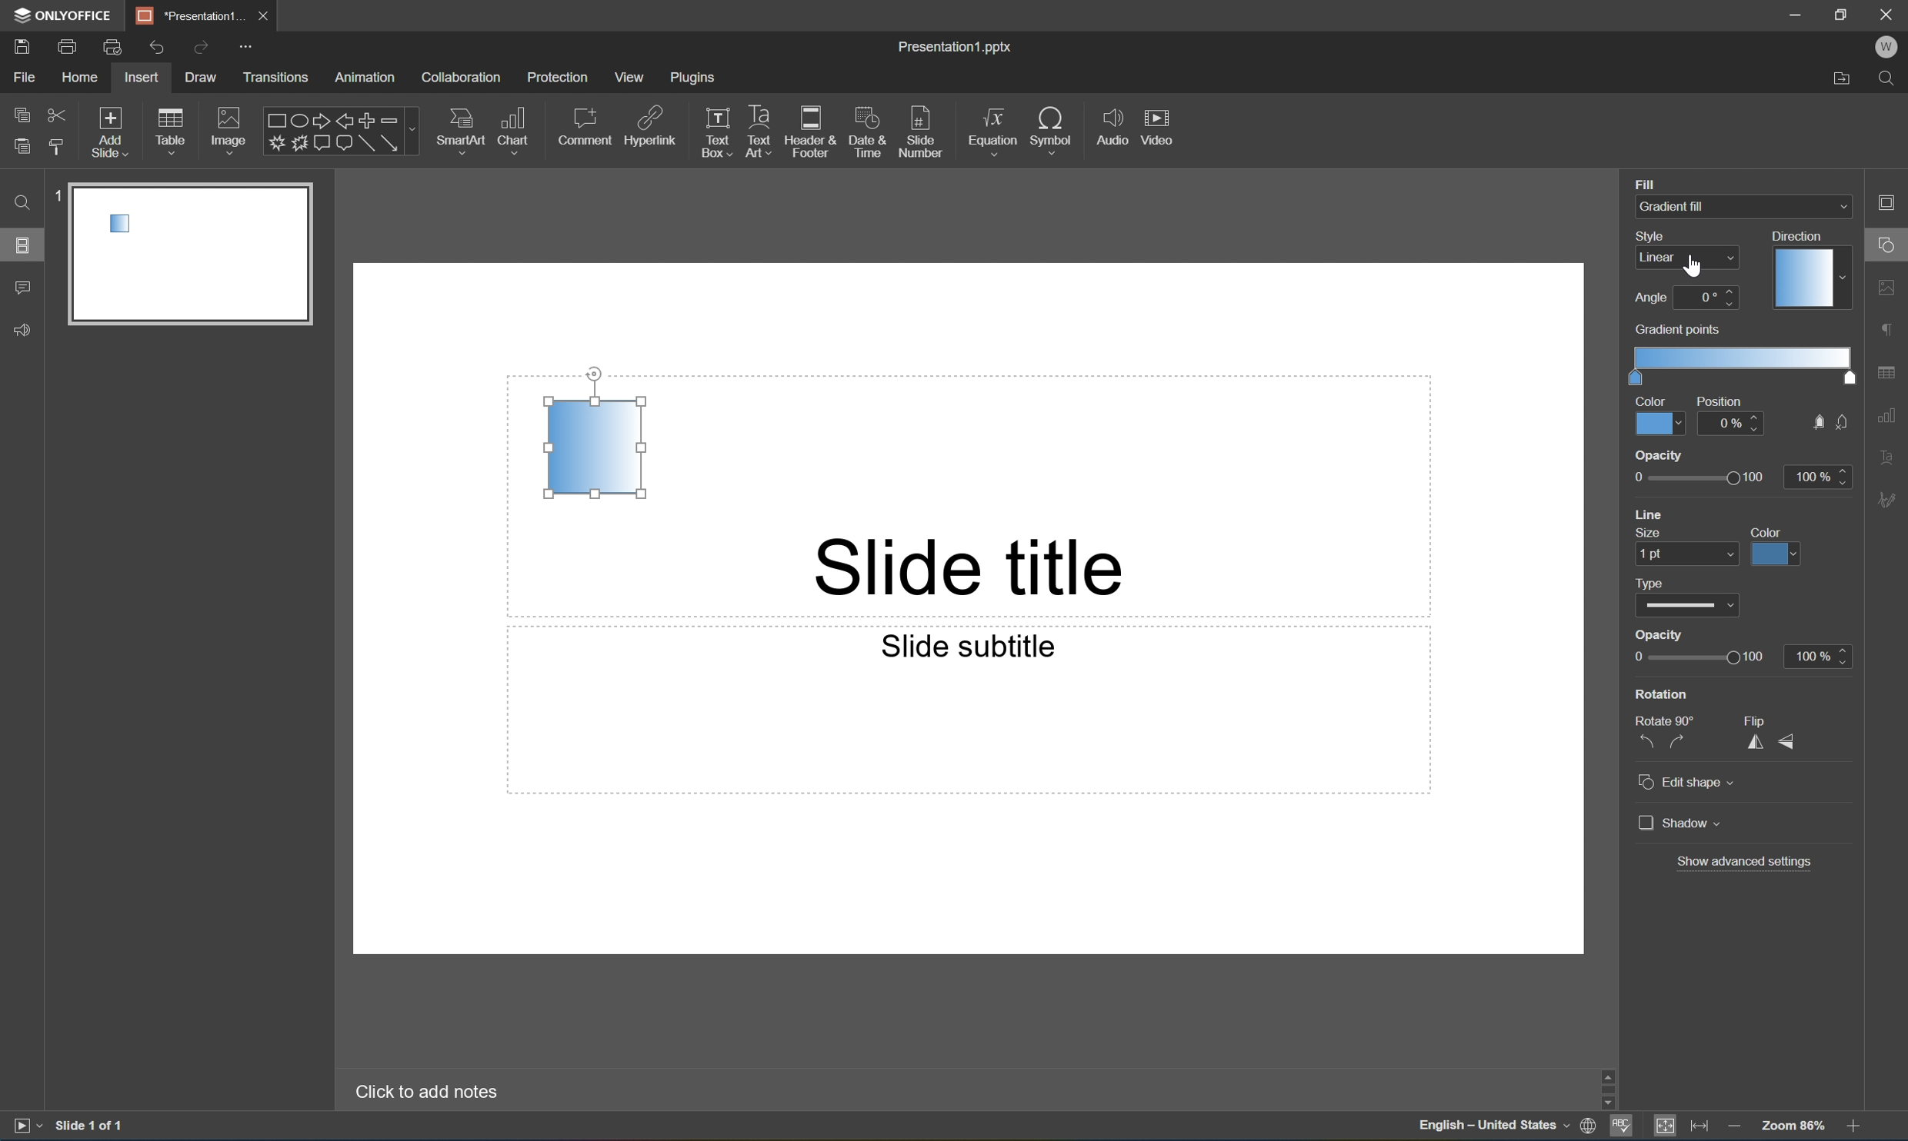 The height and width of the screenshot is (1141, 1908). Describe the element at coordinates (203, 77) in the screenshot. I see `Draw` at that location.